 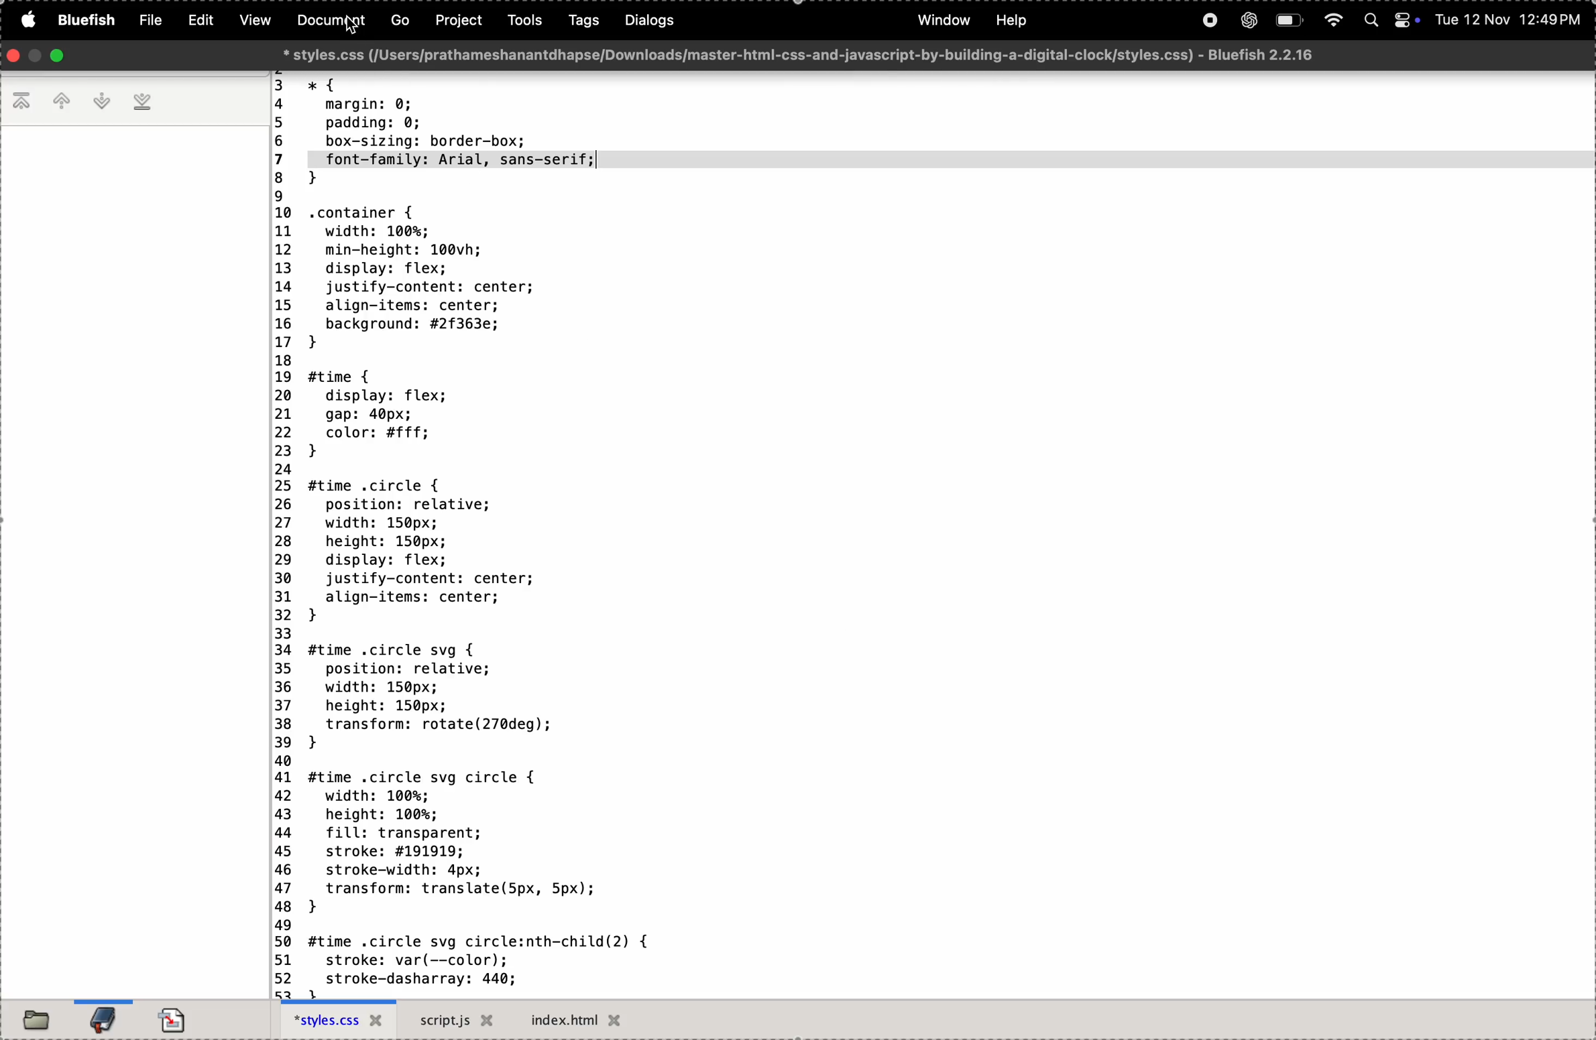 I want to click on dialogs, so click(x=646, y=21).